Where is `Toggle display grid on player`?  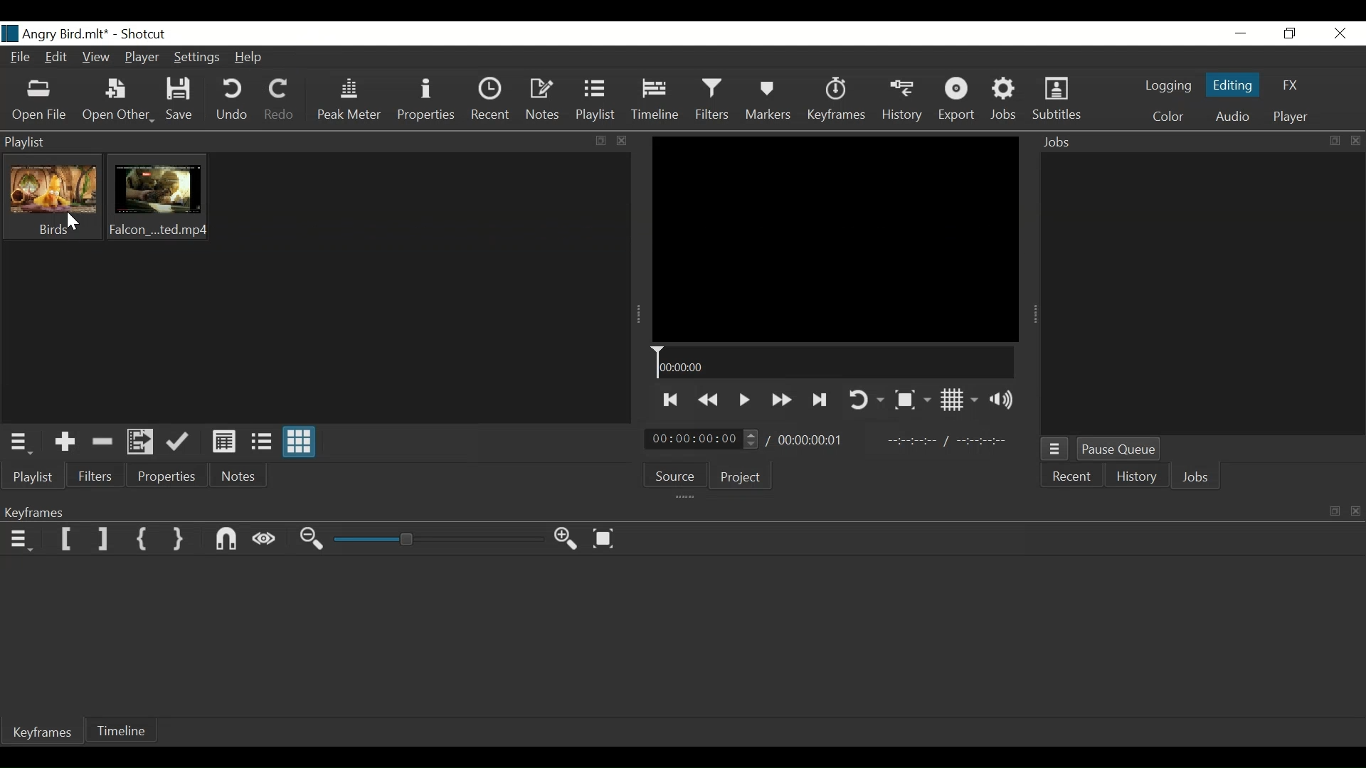 Toggle display grid on player is located at coordinates (962, 400).